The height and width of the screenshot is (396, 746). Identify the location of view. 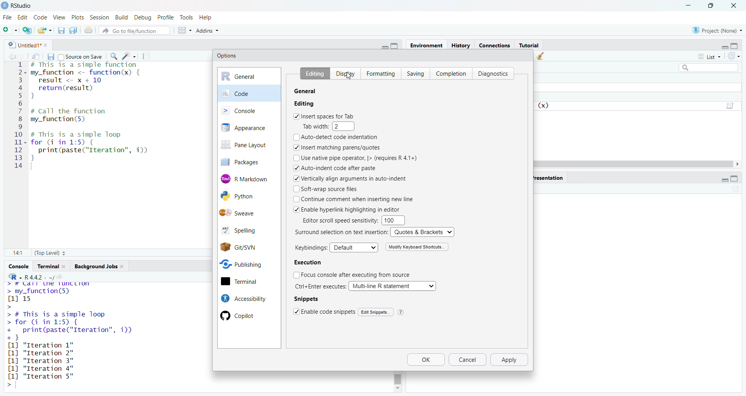
(59, 17).